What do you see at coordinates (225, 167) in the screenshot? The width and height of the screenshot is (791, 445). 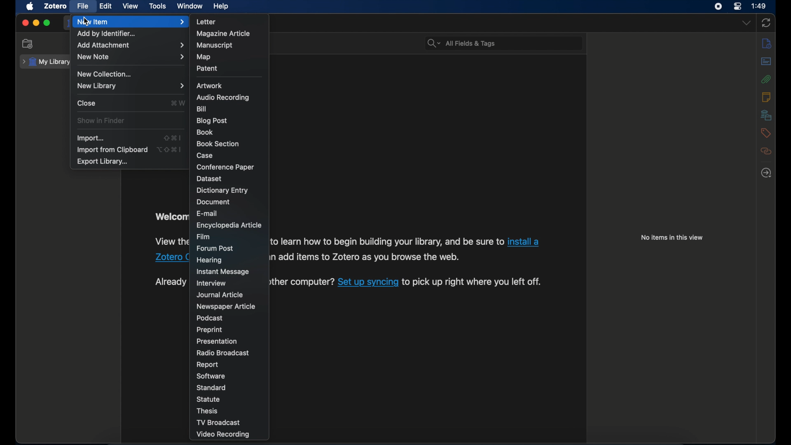 I see `conference paper` at bounding box center [225, 167].